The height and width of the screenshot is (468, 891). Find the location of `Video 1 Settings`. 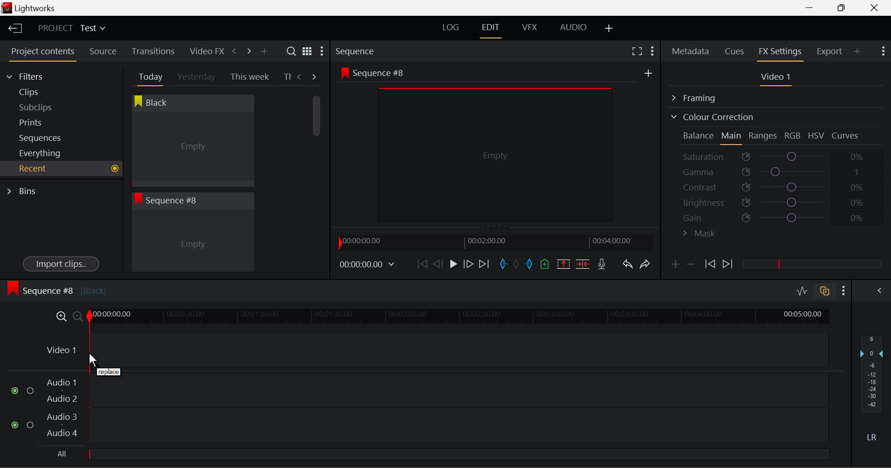

Video 1 Settings is located at coordinates (777, 79).